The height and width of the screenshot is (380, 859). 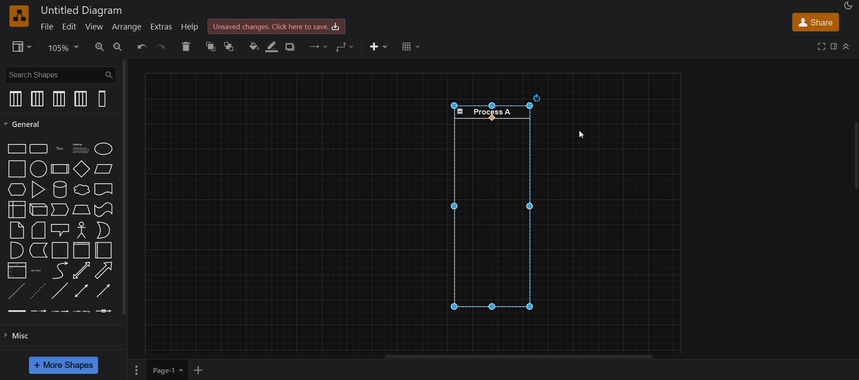 I want to click on vertical container, so click(x=102, y=251).